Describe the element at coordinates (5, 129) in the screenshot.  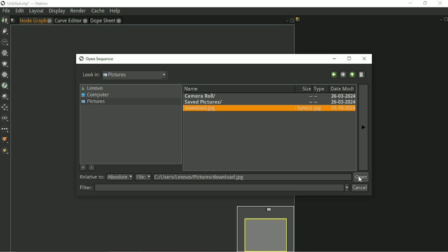
I see `Other` at that location.